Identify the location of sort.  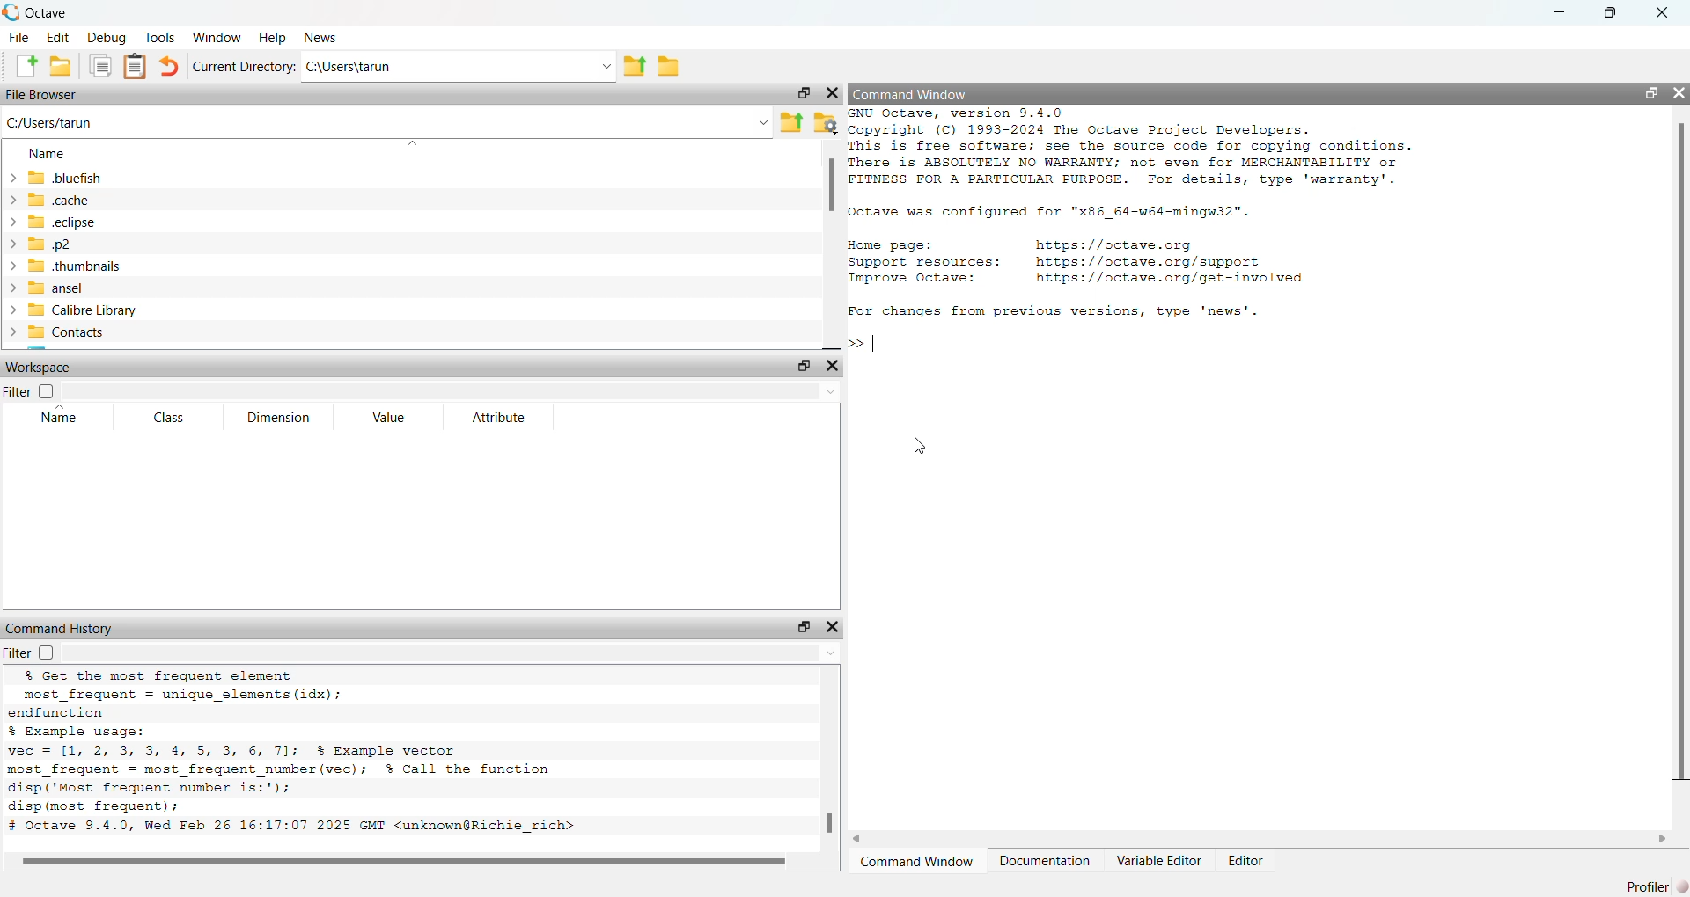
(413, 142).